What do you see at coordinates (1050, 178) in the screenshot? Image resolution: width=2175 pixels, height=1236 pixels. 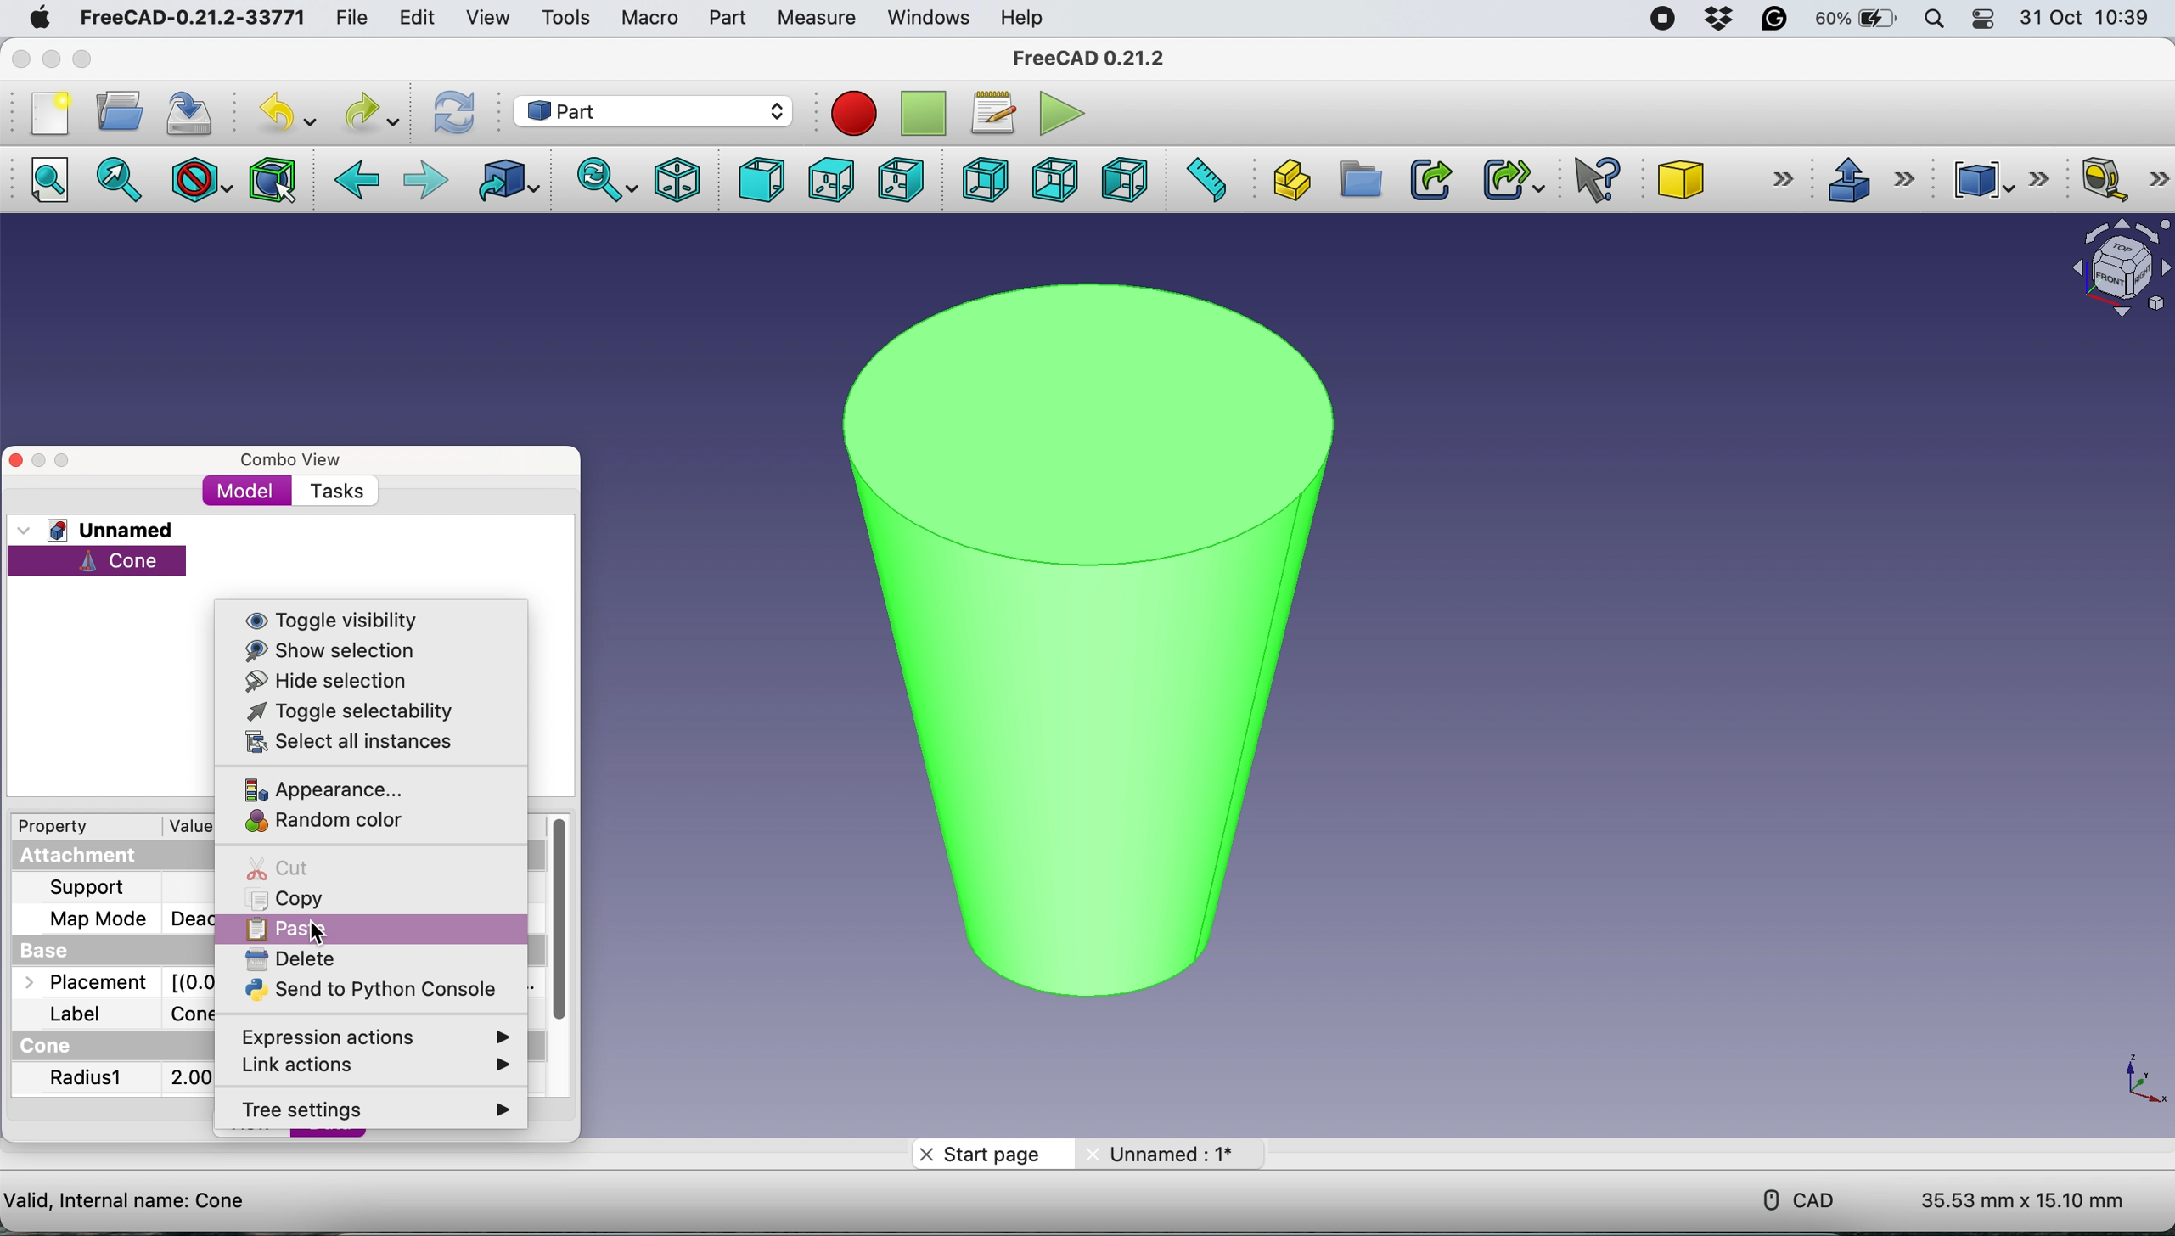 I see `bottom` at bounding box center [1050, 178].